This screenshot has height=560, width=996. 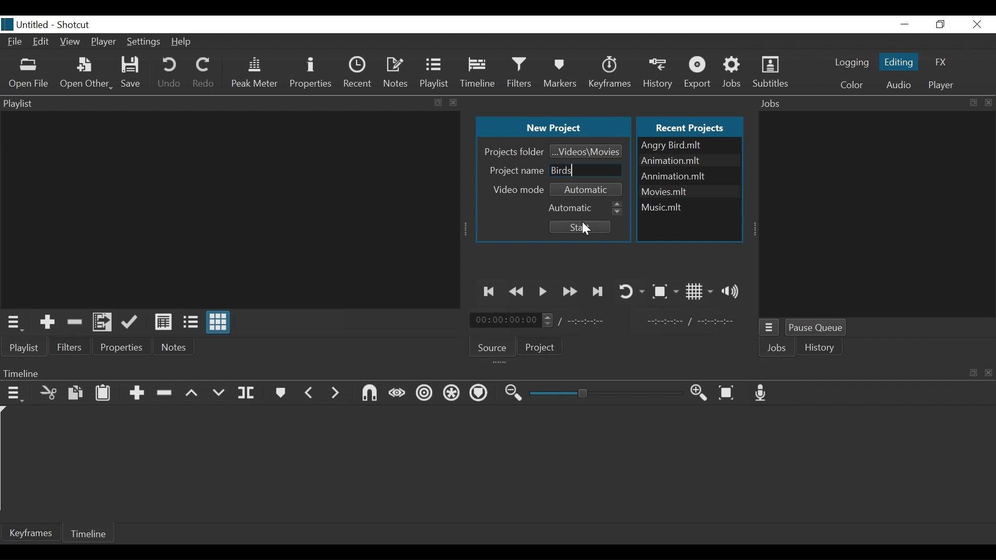 I want to click on Ripple delete, so click(x=166, y=393).